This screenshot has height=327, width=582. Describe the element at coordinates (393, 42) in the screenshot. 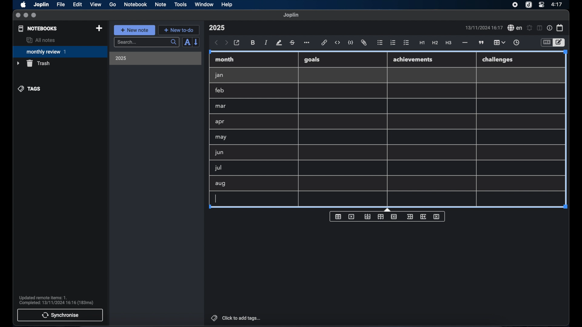

I see `numbered list` at that location.